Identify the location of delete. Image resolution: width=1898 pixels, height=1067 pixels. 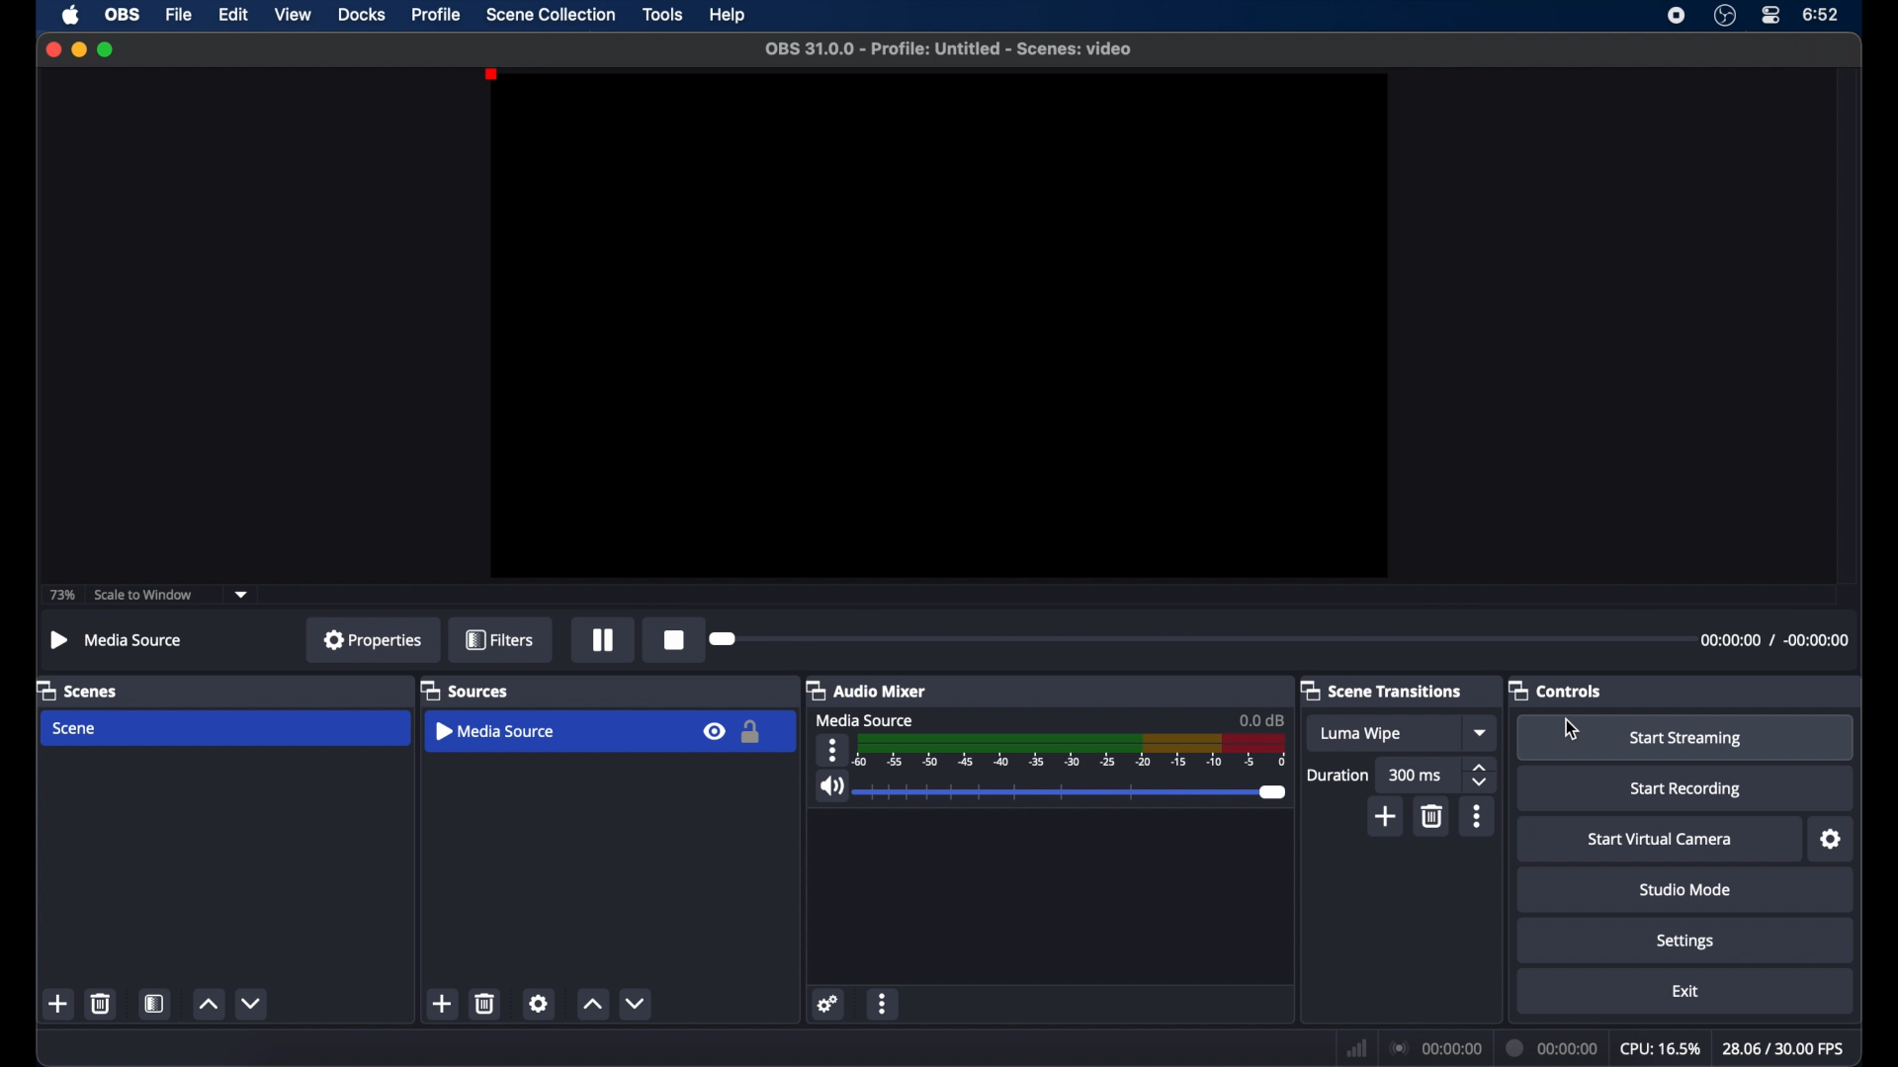
(485, 1003).